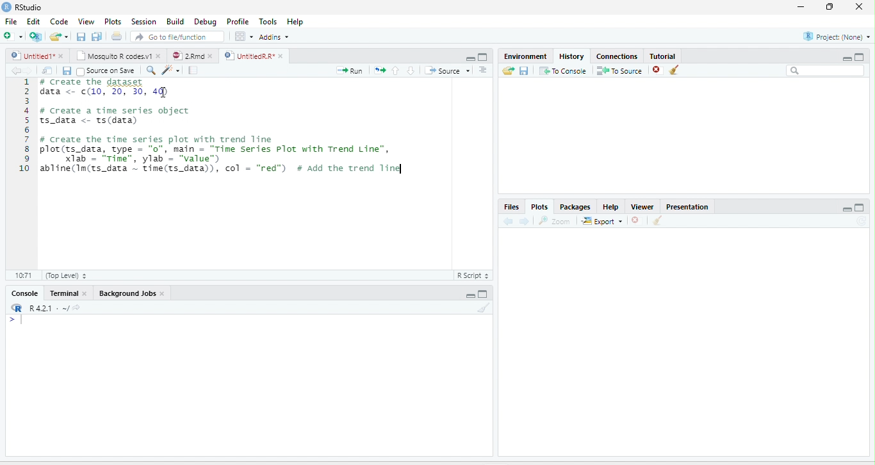 The width and height of the screenshot is (875, 465). I want to click on Packages, so click(575, 206).